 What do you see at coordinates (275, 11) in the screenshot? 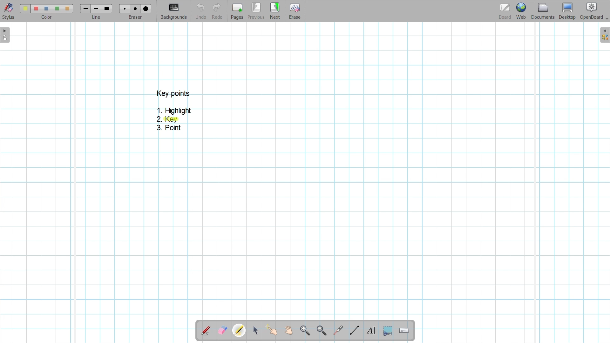
I see `Go to next page` at bounding box center [275, 11].